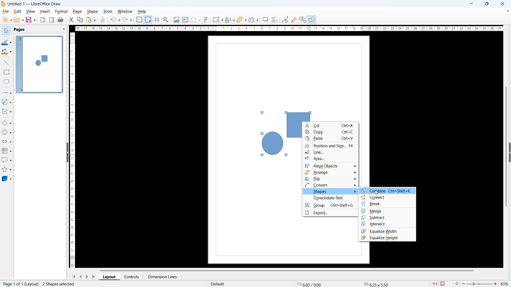 The width and height of the screenshot is (511, 287). I want to click on block arrows, so click(7, 141).